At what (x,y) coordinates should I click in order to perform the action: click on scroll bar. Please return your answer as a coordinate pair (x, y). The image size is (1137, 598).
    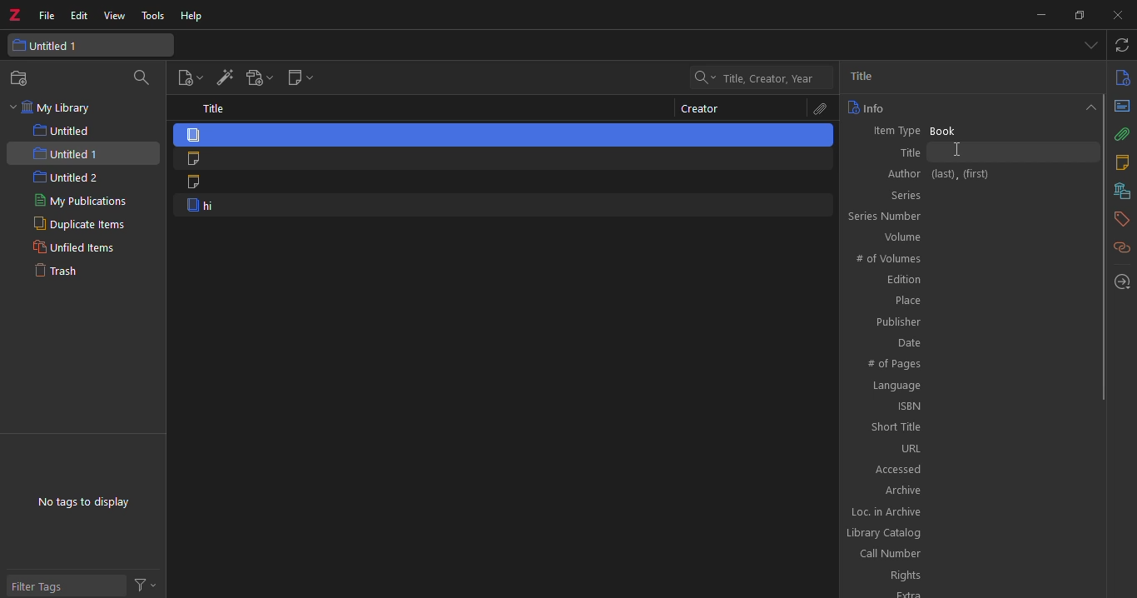
    Looking at the image, I should click on (1101, 246).